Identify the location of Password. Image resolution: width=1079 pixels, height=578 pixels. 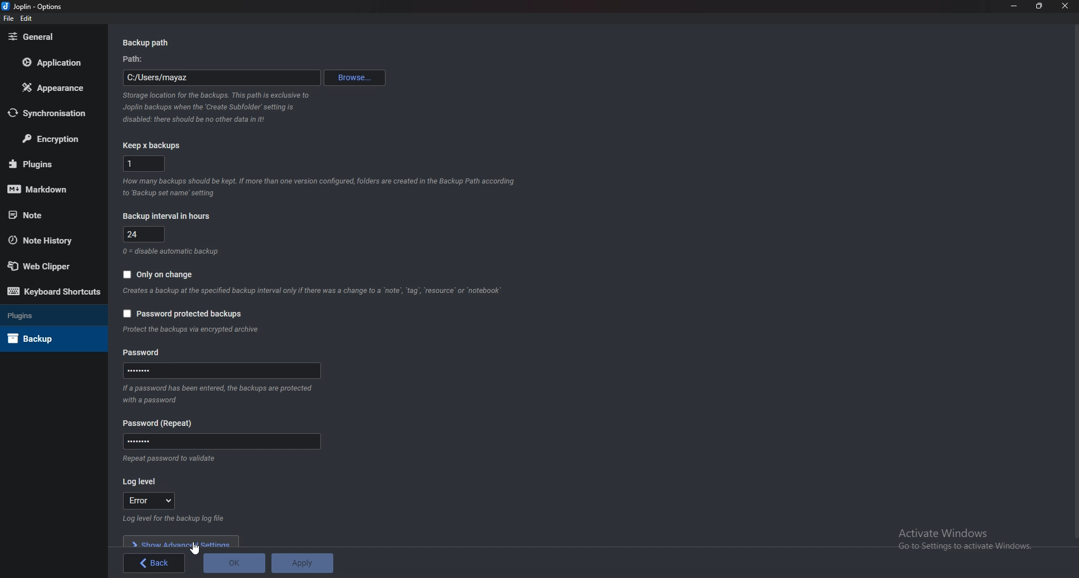
(221, 442).